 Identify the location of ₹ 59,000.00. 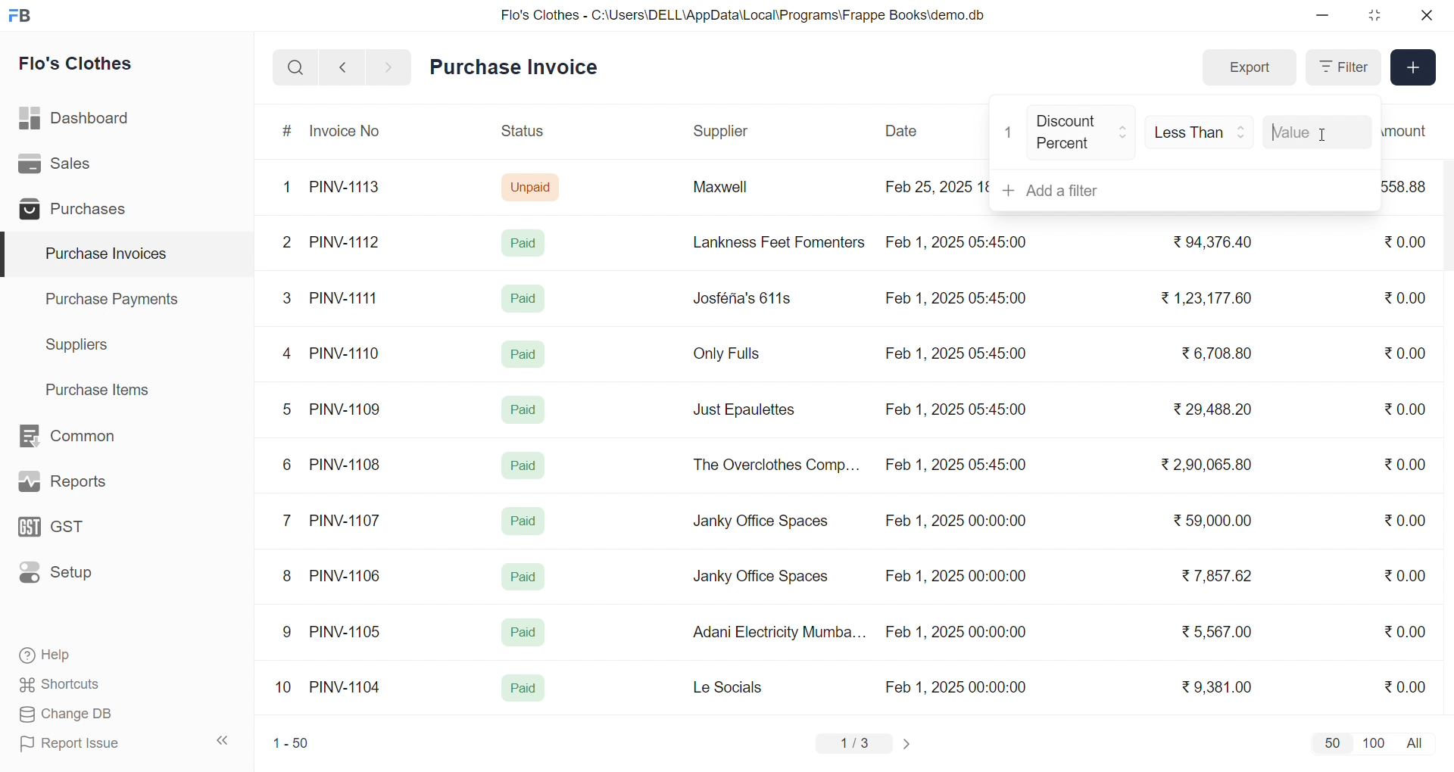
(1217, 522).